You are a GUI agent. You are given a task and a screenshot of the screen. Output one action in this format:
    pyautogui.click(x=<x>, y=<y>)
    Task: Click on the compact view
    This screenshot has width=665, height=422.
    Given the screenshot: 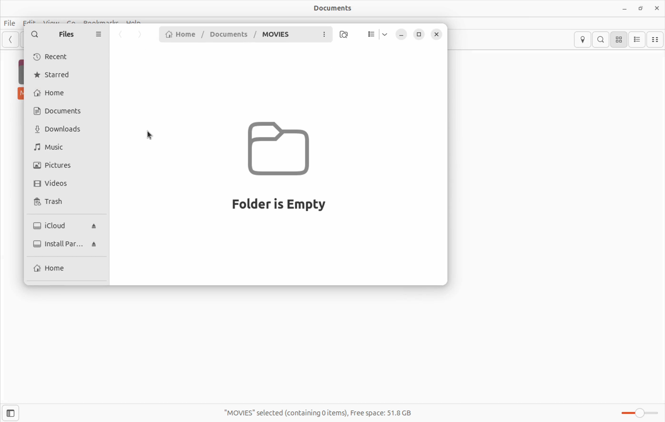 What is the action you would take?
    pyautogui.click(x=656, y=39)
    